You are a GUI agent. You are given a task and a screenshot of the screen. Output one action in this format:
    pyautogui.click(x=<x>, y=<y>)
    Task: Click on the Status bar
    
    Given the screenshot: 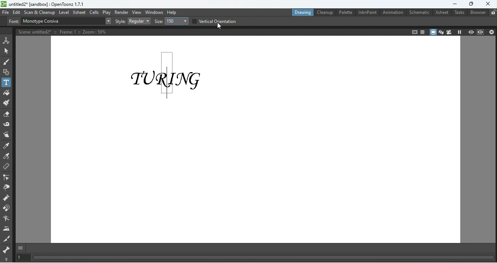 What is the action you would take?
    pyautogui.click(x=263, y=259)
    